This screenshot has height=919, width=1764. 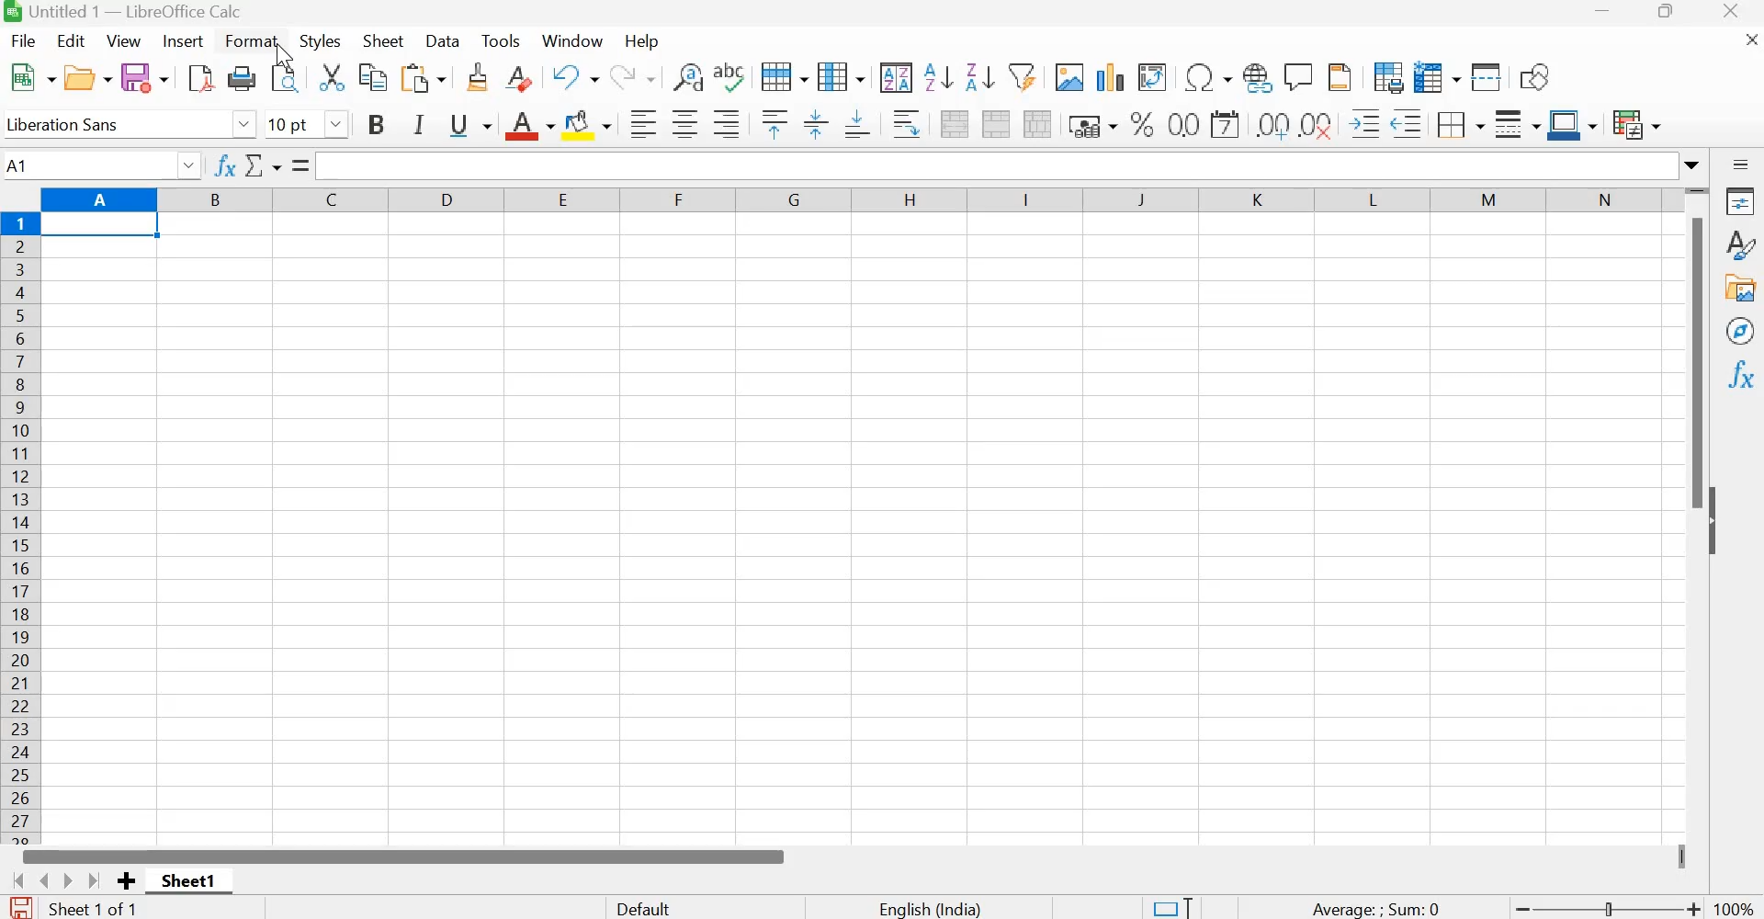 What do you see at coordinates (1741, 331) in the screenshot?
I see `Navigator` at bounding box center [1741, 331].